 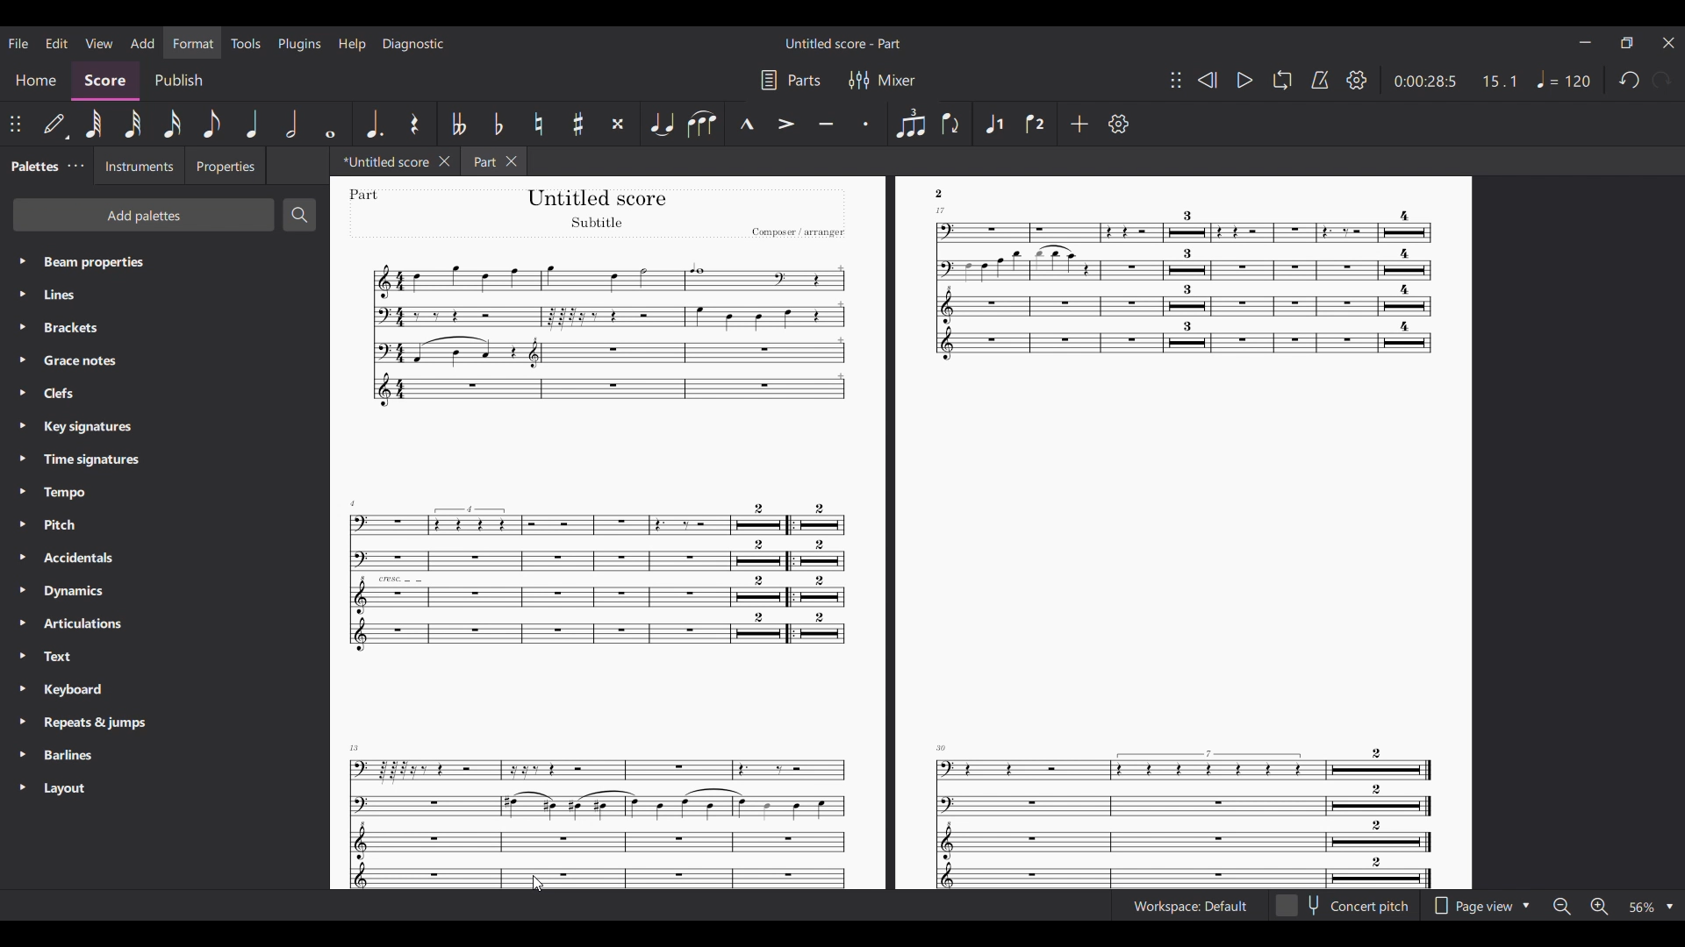 I want to click on Toggle double sharp, so click(x=619, y=125).